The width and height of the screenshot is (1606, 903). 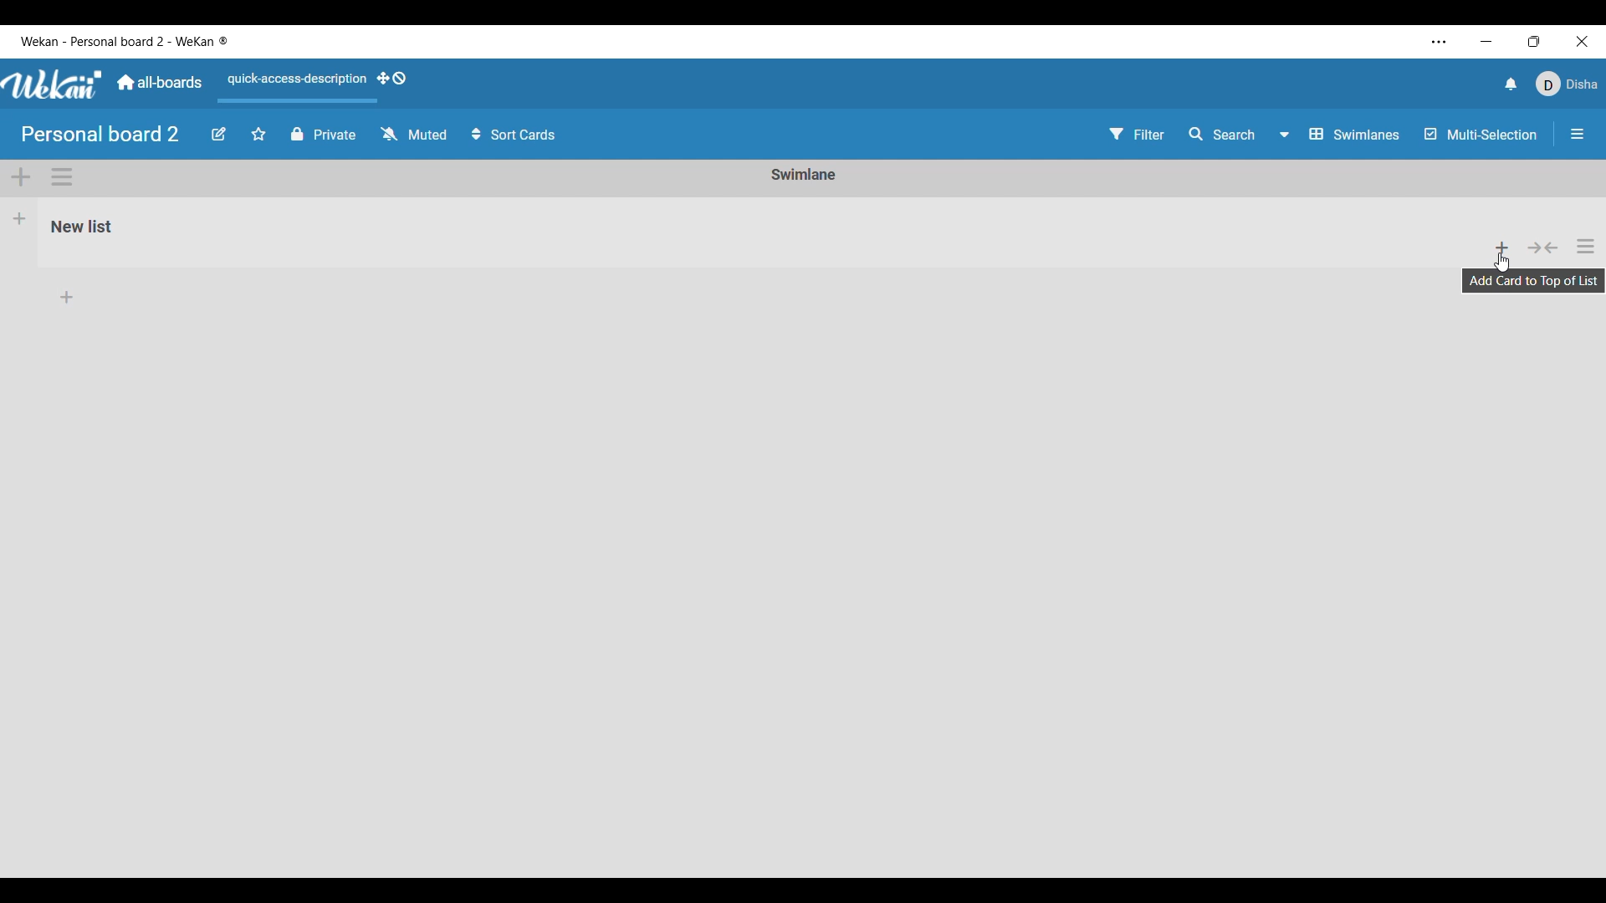 I want to click on Open/Close sidebar, so click(x=1578, y=134).